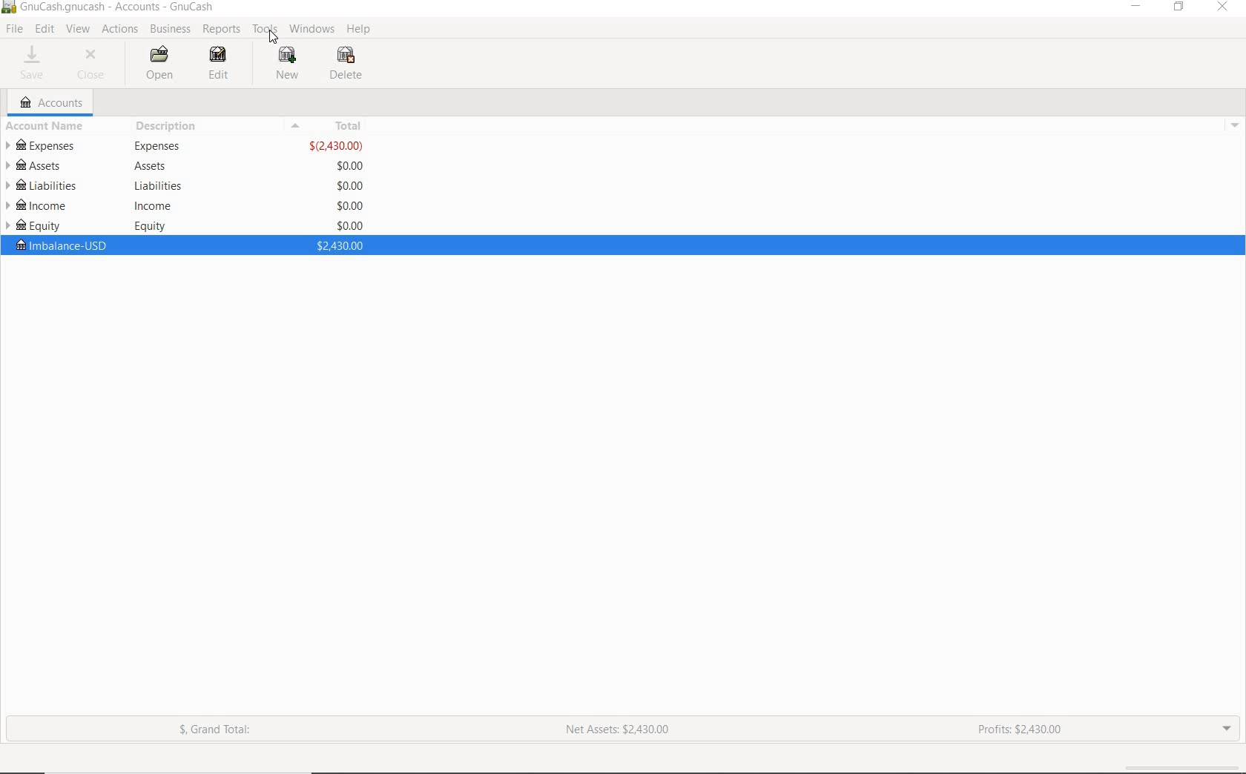 The width and height of the screenshot is (1246, 774). I want to click on , so click(157, 185).